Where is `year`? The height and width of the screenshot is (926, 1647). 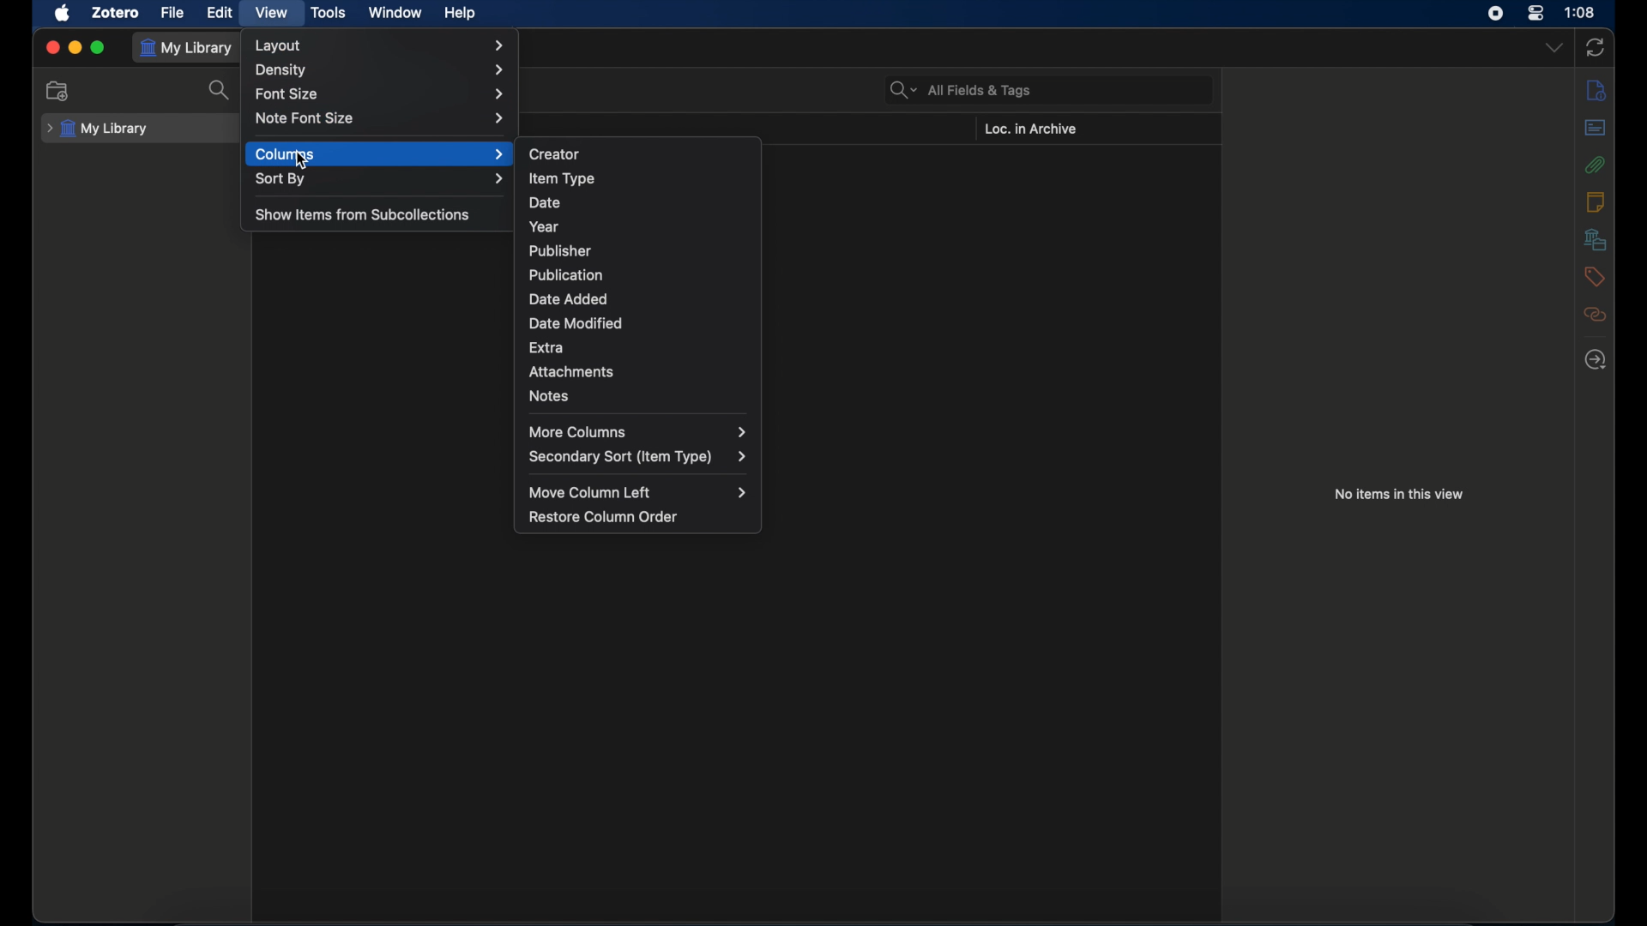
year is located at coordinates (544, 226).